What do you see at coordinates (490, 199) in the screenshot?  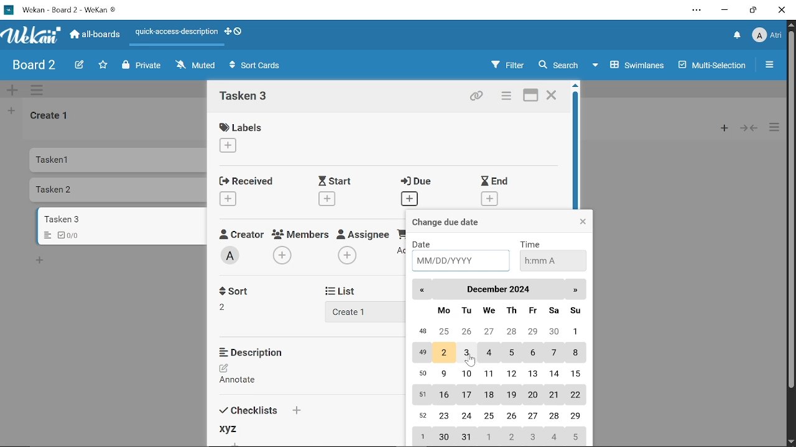 I see `Add end date` at bounding box center [490, 199].